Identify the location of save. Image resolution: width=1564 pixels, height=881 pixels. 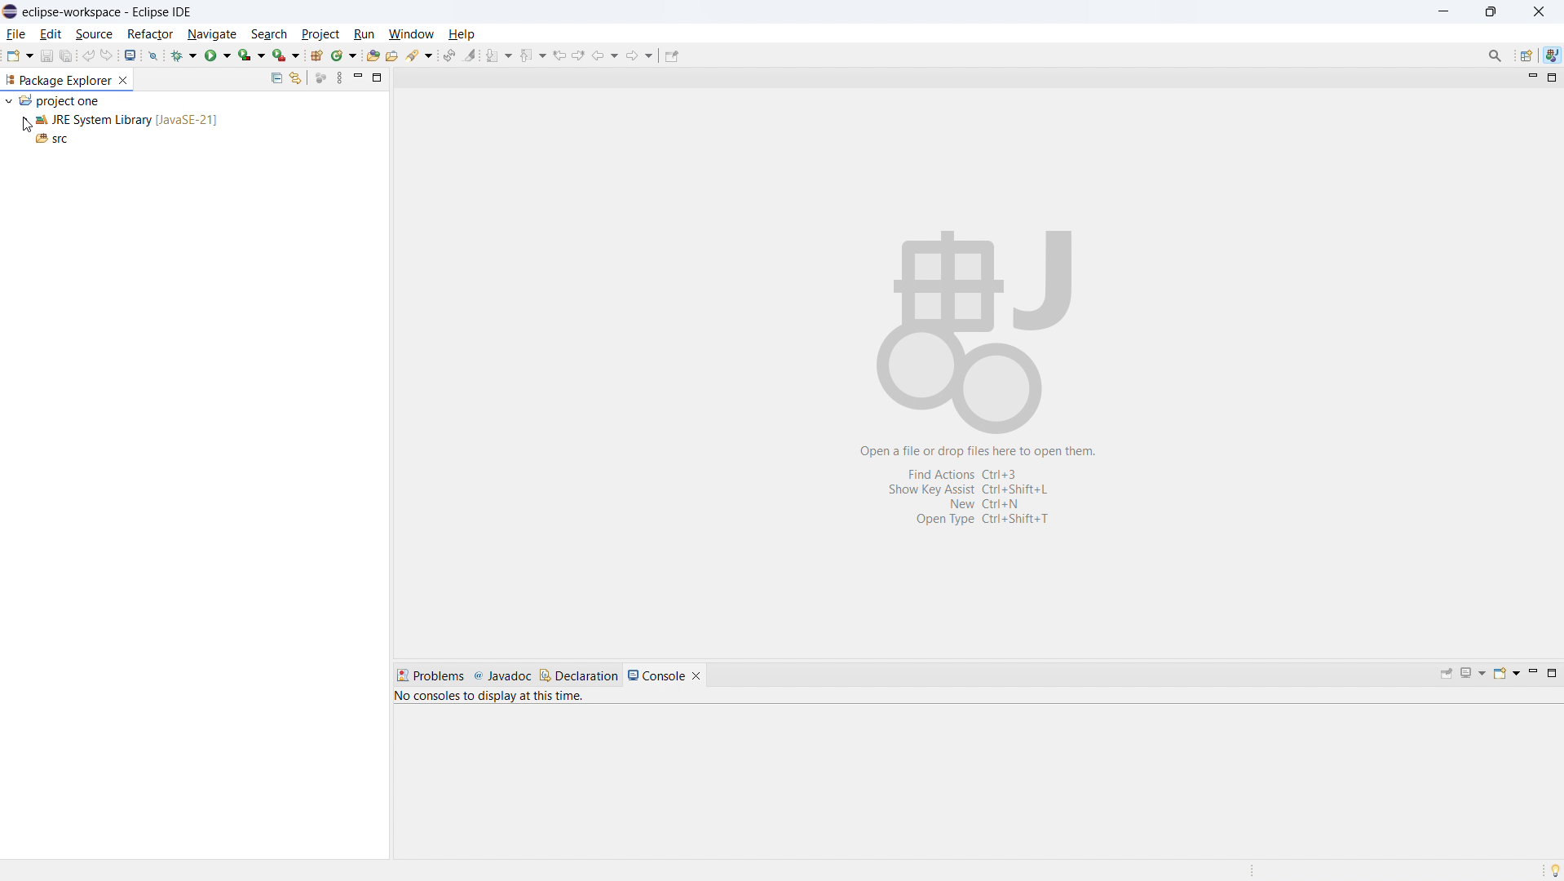
(47, 55).